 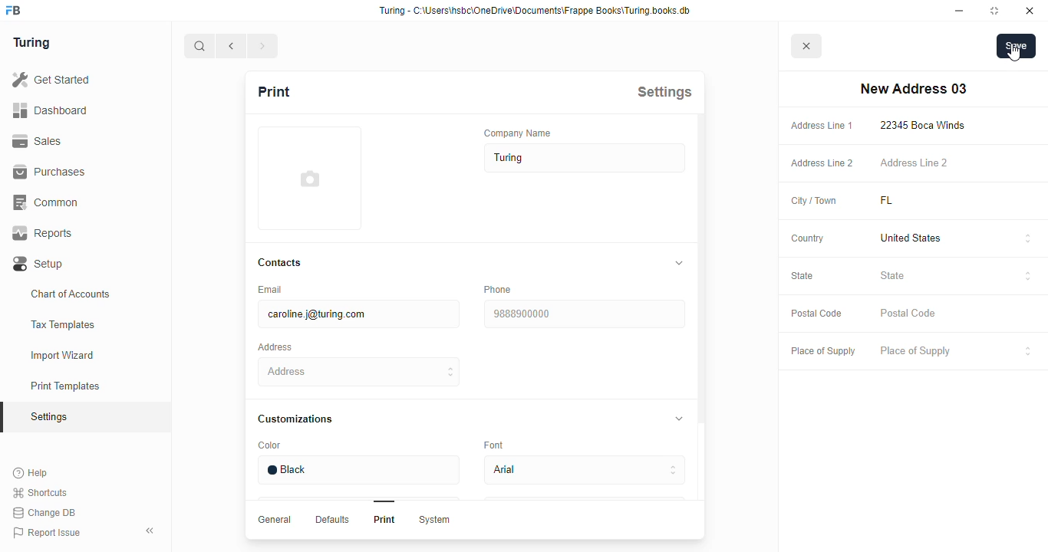 What do you see at coordinates (1030, 11) in the screenshot?
I see `close` at bounding box center [1030, 11].